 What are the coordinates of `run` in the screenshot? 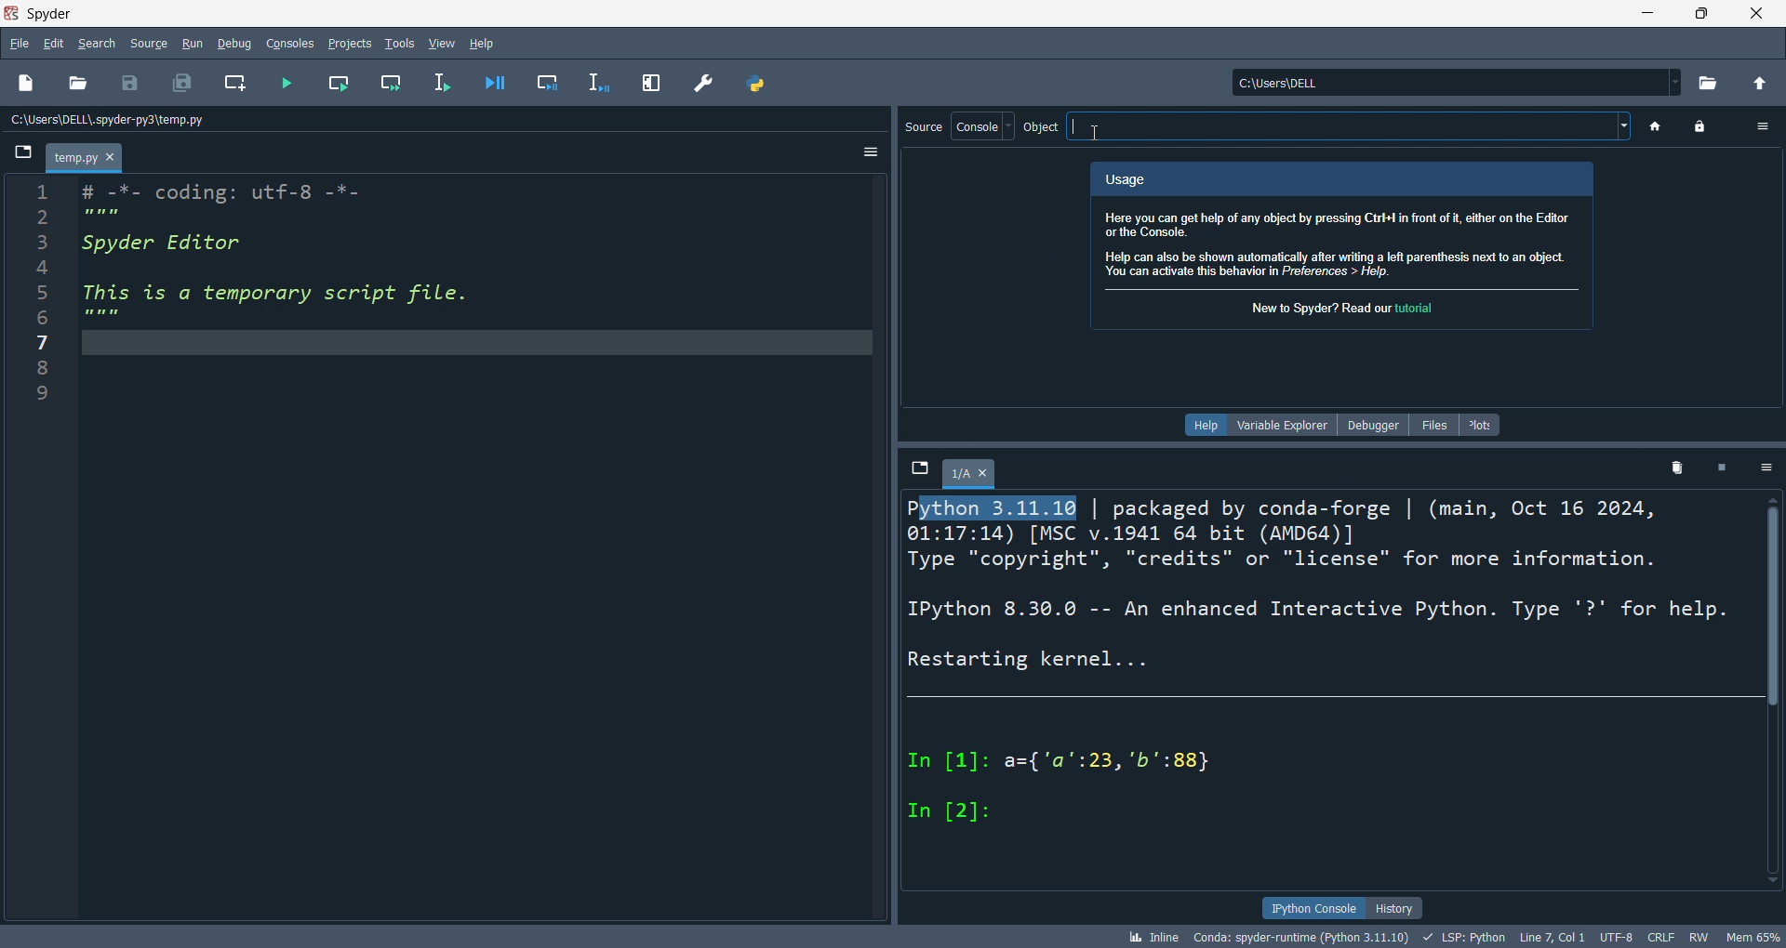 It's located at (287, 81).